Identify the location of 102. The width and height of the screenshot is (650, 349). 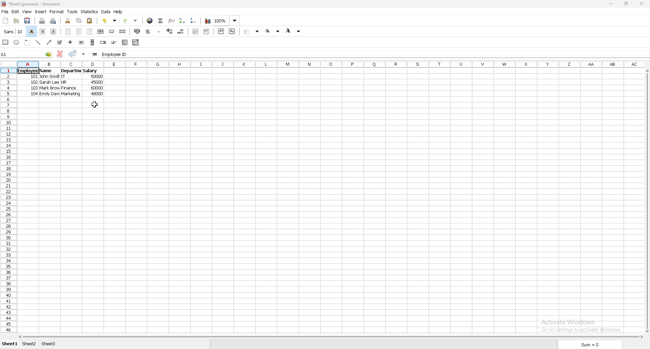
(32, 83).